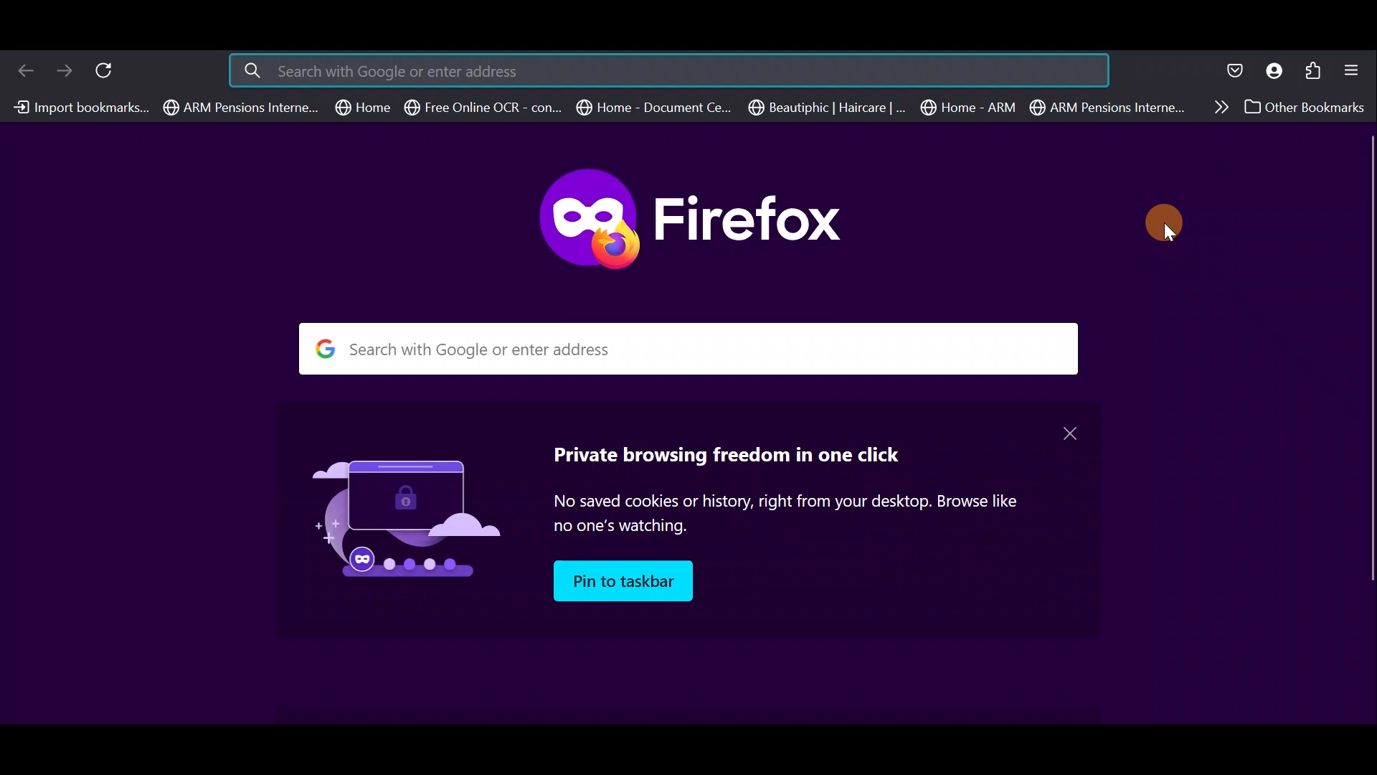 The height and width of the screenshot is (775, 1377). I want to click on Reload current page, so click(110, 68).